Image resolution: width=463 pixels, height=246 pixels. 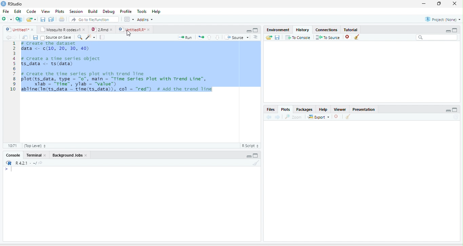 What do you see at coordinates (84, 29) in the screenshot?
I see `close` at bounding box center [84, 29].